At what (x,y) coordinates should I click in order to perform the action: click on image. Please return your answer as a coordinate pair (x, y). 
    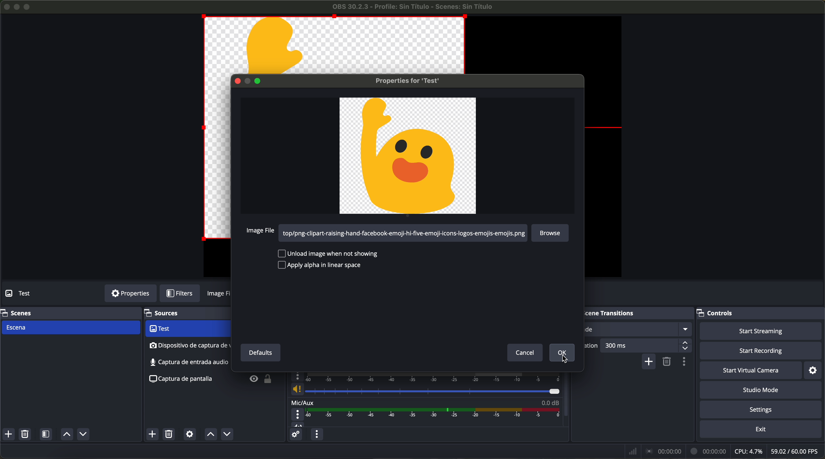
    Looking at the image, I should click on (220, 295).